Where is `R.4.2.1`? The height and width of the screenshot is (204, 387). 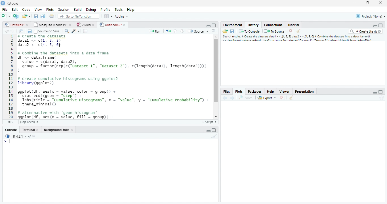
R.4.2.1 is located at coordinates (18, 136).